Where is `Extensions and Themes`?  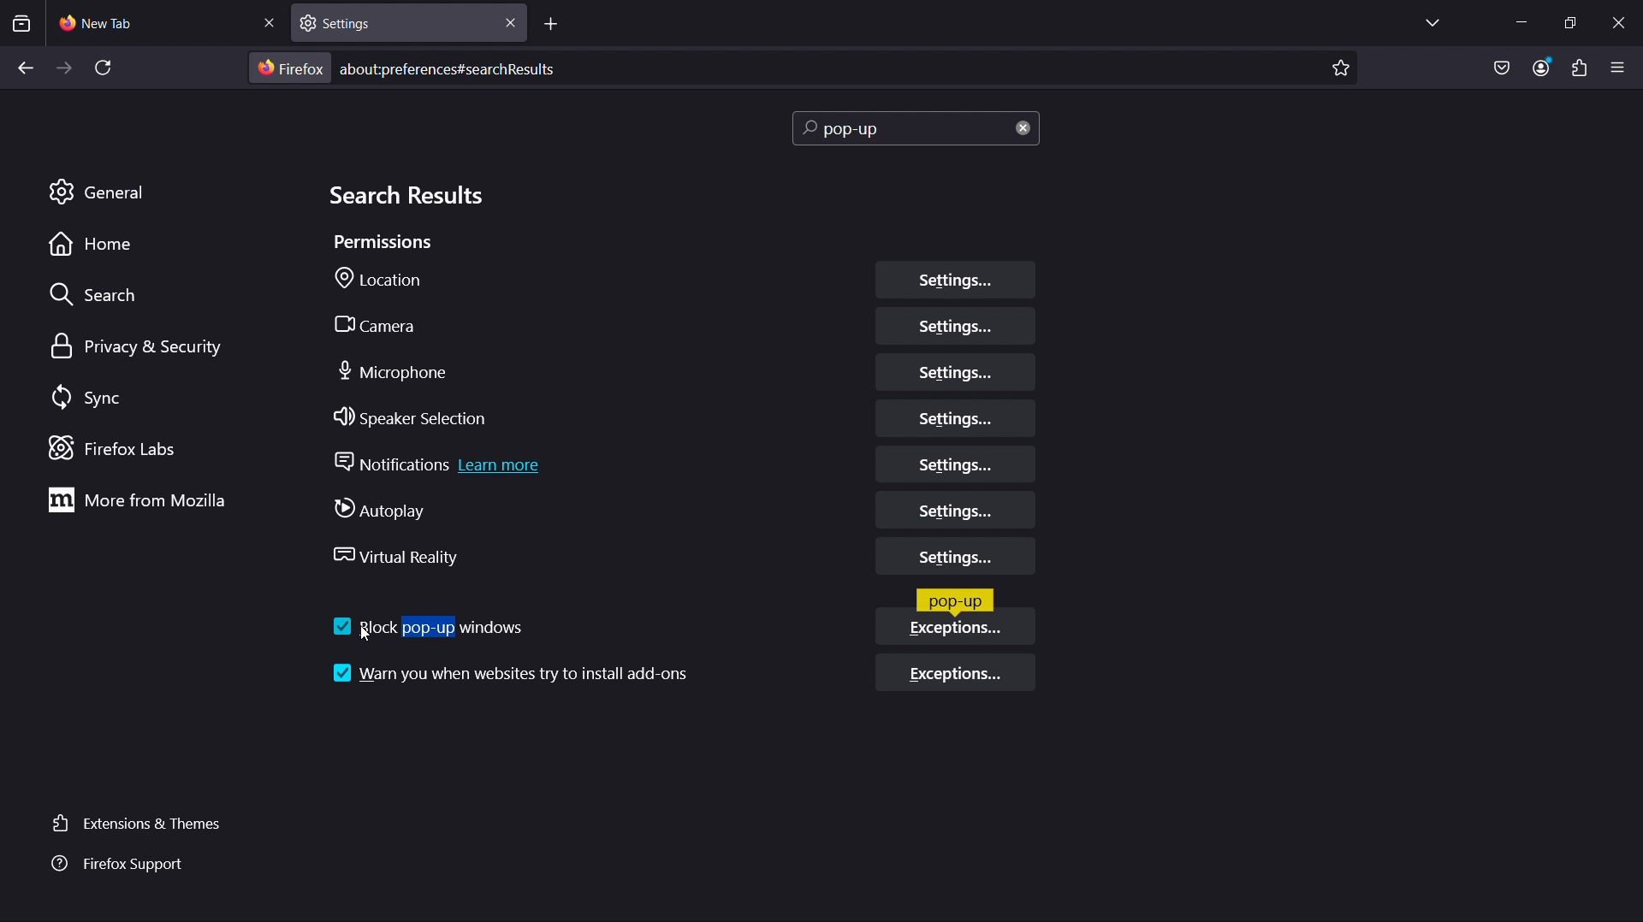 Extensions and Themes is located at coordinates (142, 823).